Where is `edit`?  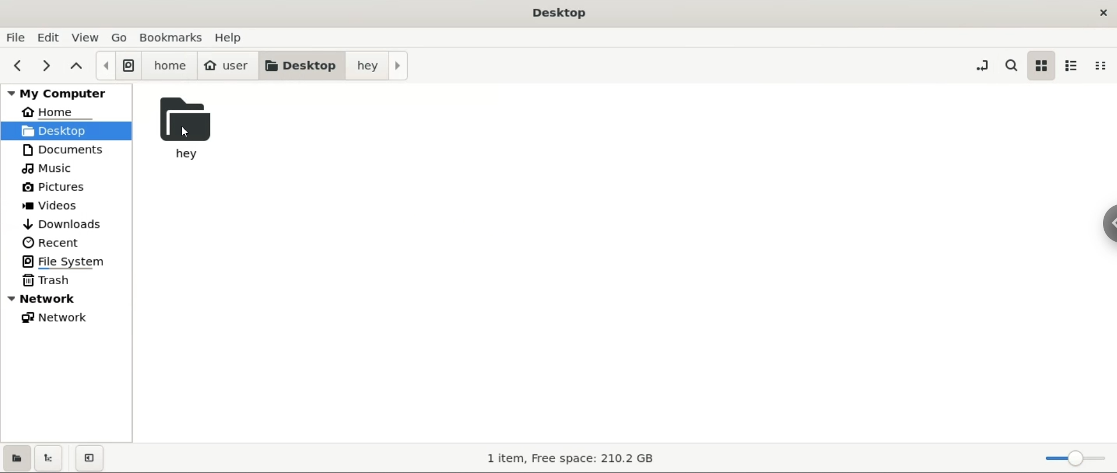
edit is located at coordinates (49, 37).